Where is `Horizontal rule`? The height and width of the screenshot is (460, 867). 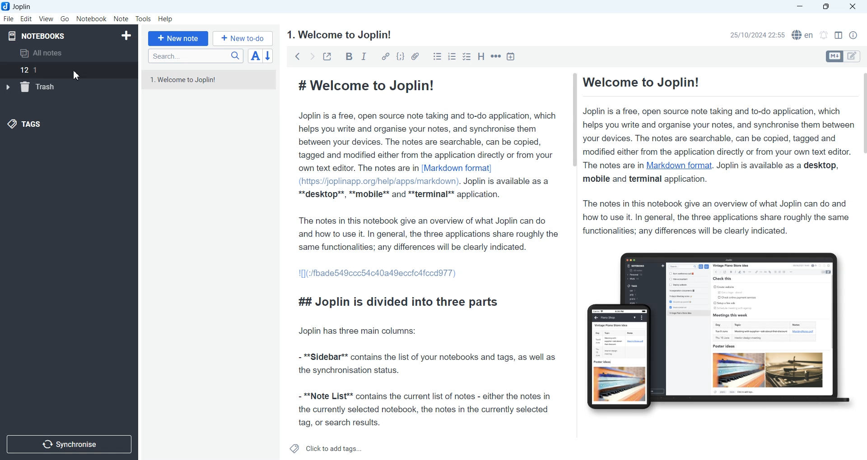 Horizontal rule is located at coordinates (494, 55).